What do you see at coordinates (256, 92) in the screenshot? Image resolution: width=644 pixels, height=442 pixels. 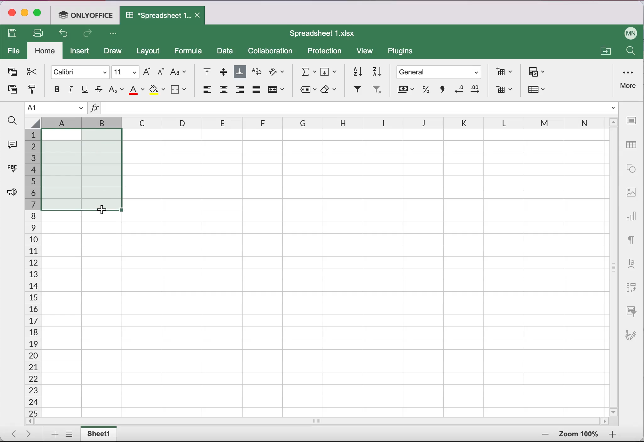 I see `justified` at bounding box center [256, 92].